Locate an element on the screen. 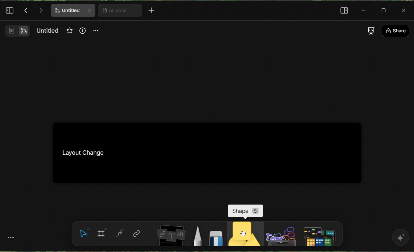 The image size is (414, 252). Change view is located at coordinates (371, 31).